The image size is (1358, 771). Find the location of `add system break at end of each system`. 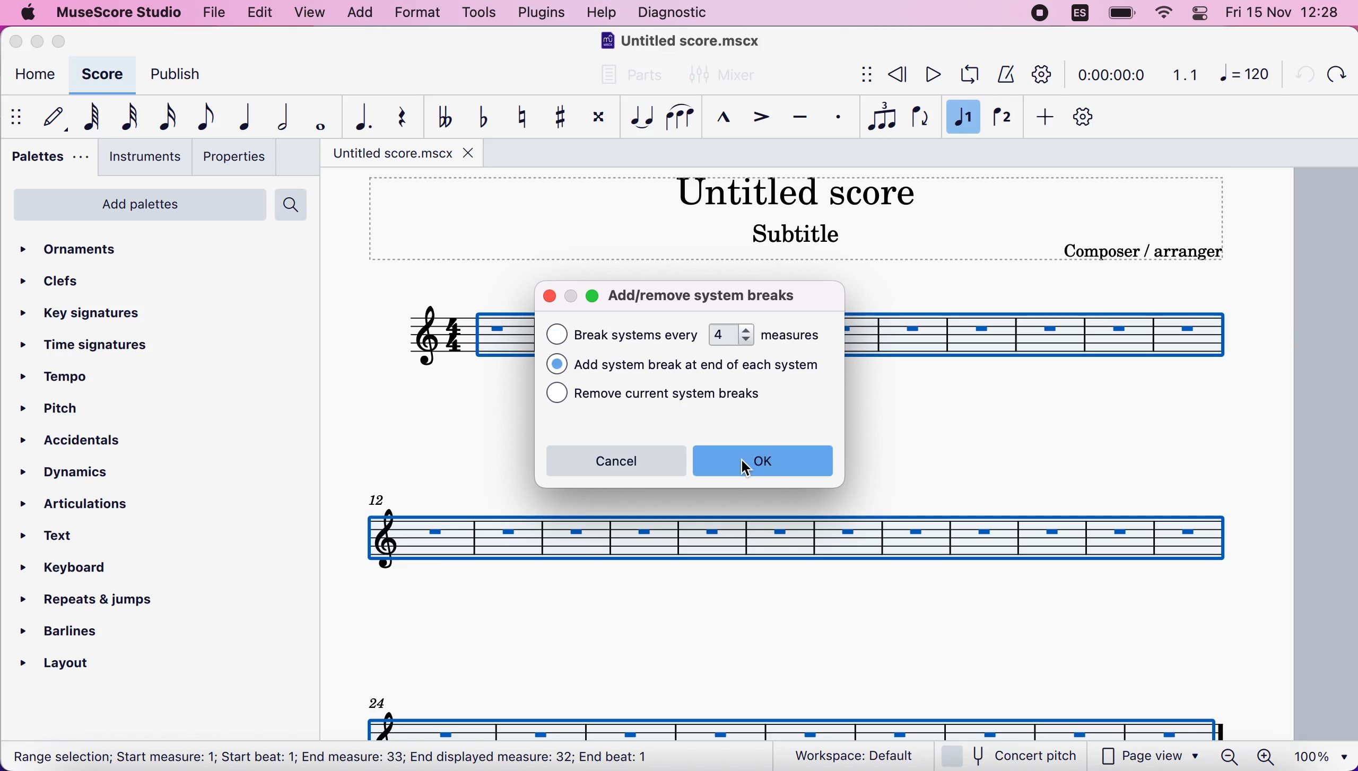

add system break at end of each system is located at coordinates (706, 366).